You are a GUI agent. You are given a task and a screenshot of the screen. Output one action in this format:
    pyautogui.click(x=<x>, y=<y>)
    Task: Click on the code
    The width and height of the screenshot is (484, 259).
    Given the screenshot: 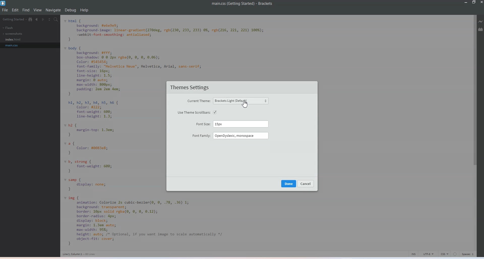 What is the action you would take?
    pyautogui.click(x=94, y=136)
    